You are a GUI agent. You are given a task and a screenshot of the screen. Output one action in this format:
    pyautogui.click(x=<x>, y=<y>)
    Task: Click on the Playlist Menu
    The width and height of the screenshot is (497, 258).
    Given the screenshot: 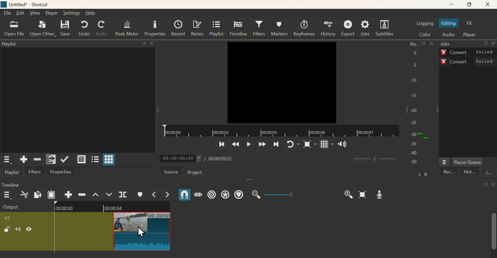 What is the action you would take?
    pyautogui.click(x=9, y=161)
    